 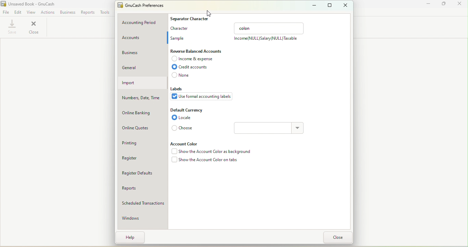 I want to click on File name, so click(x=29, y=3).